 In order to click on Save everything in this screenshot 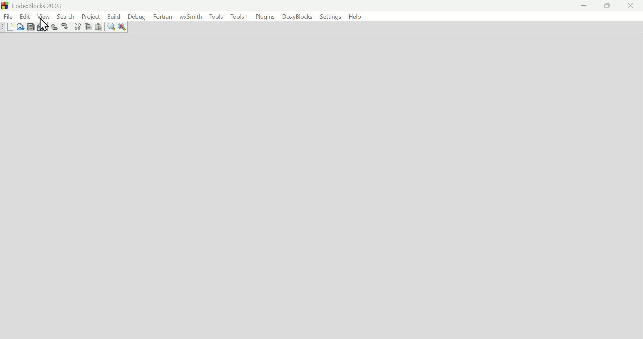, I will do `click(42, 27)`.